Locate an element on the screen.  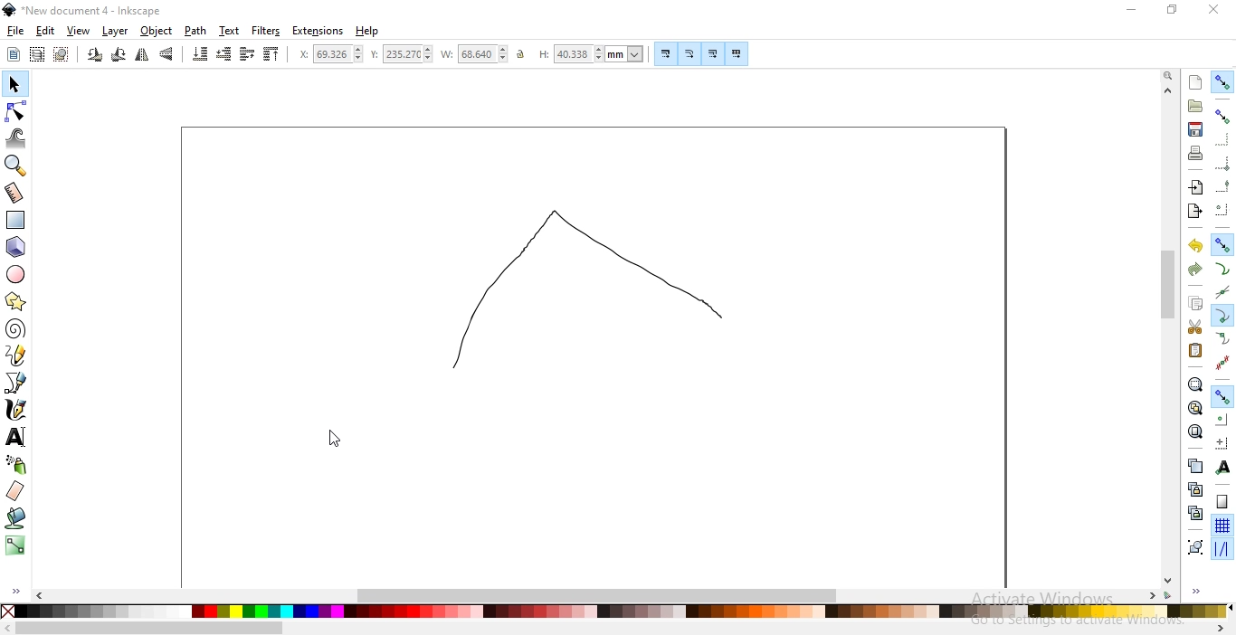
create rectangles and squares is located at coordinates (14, 220).